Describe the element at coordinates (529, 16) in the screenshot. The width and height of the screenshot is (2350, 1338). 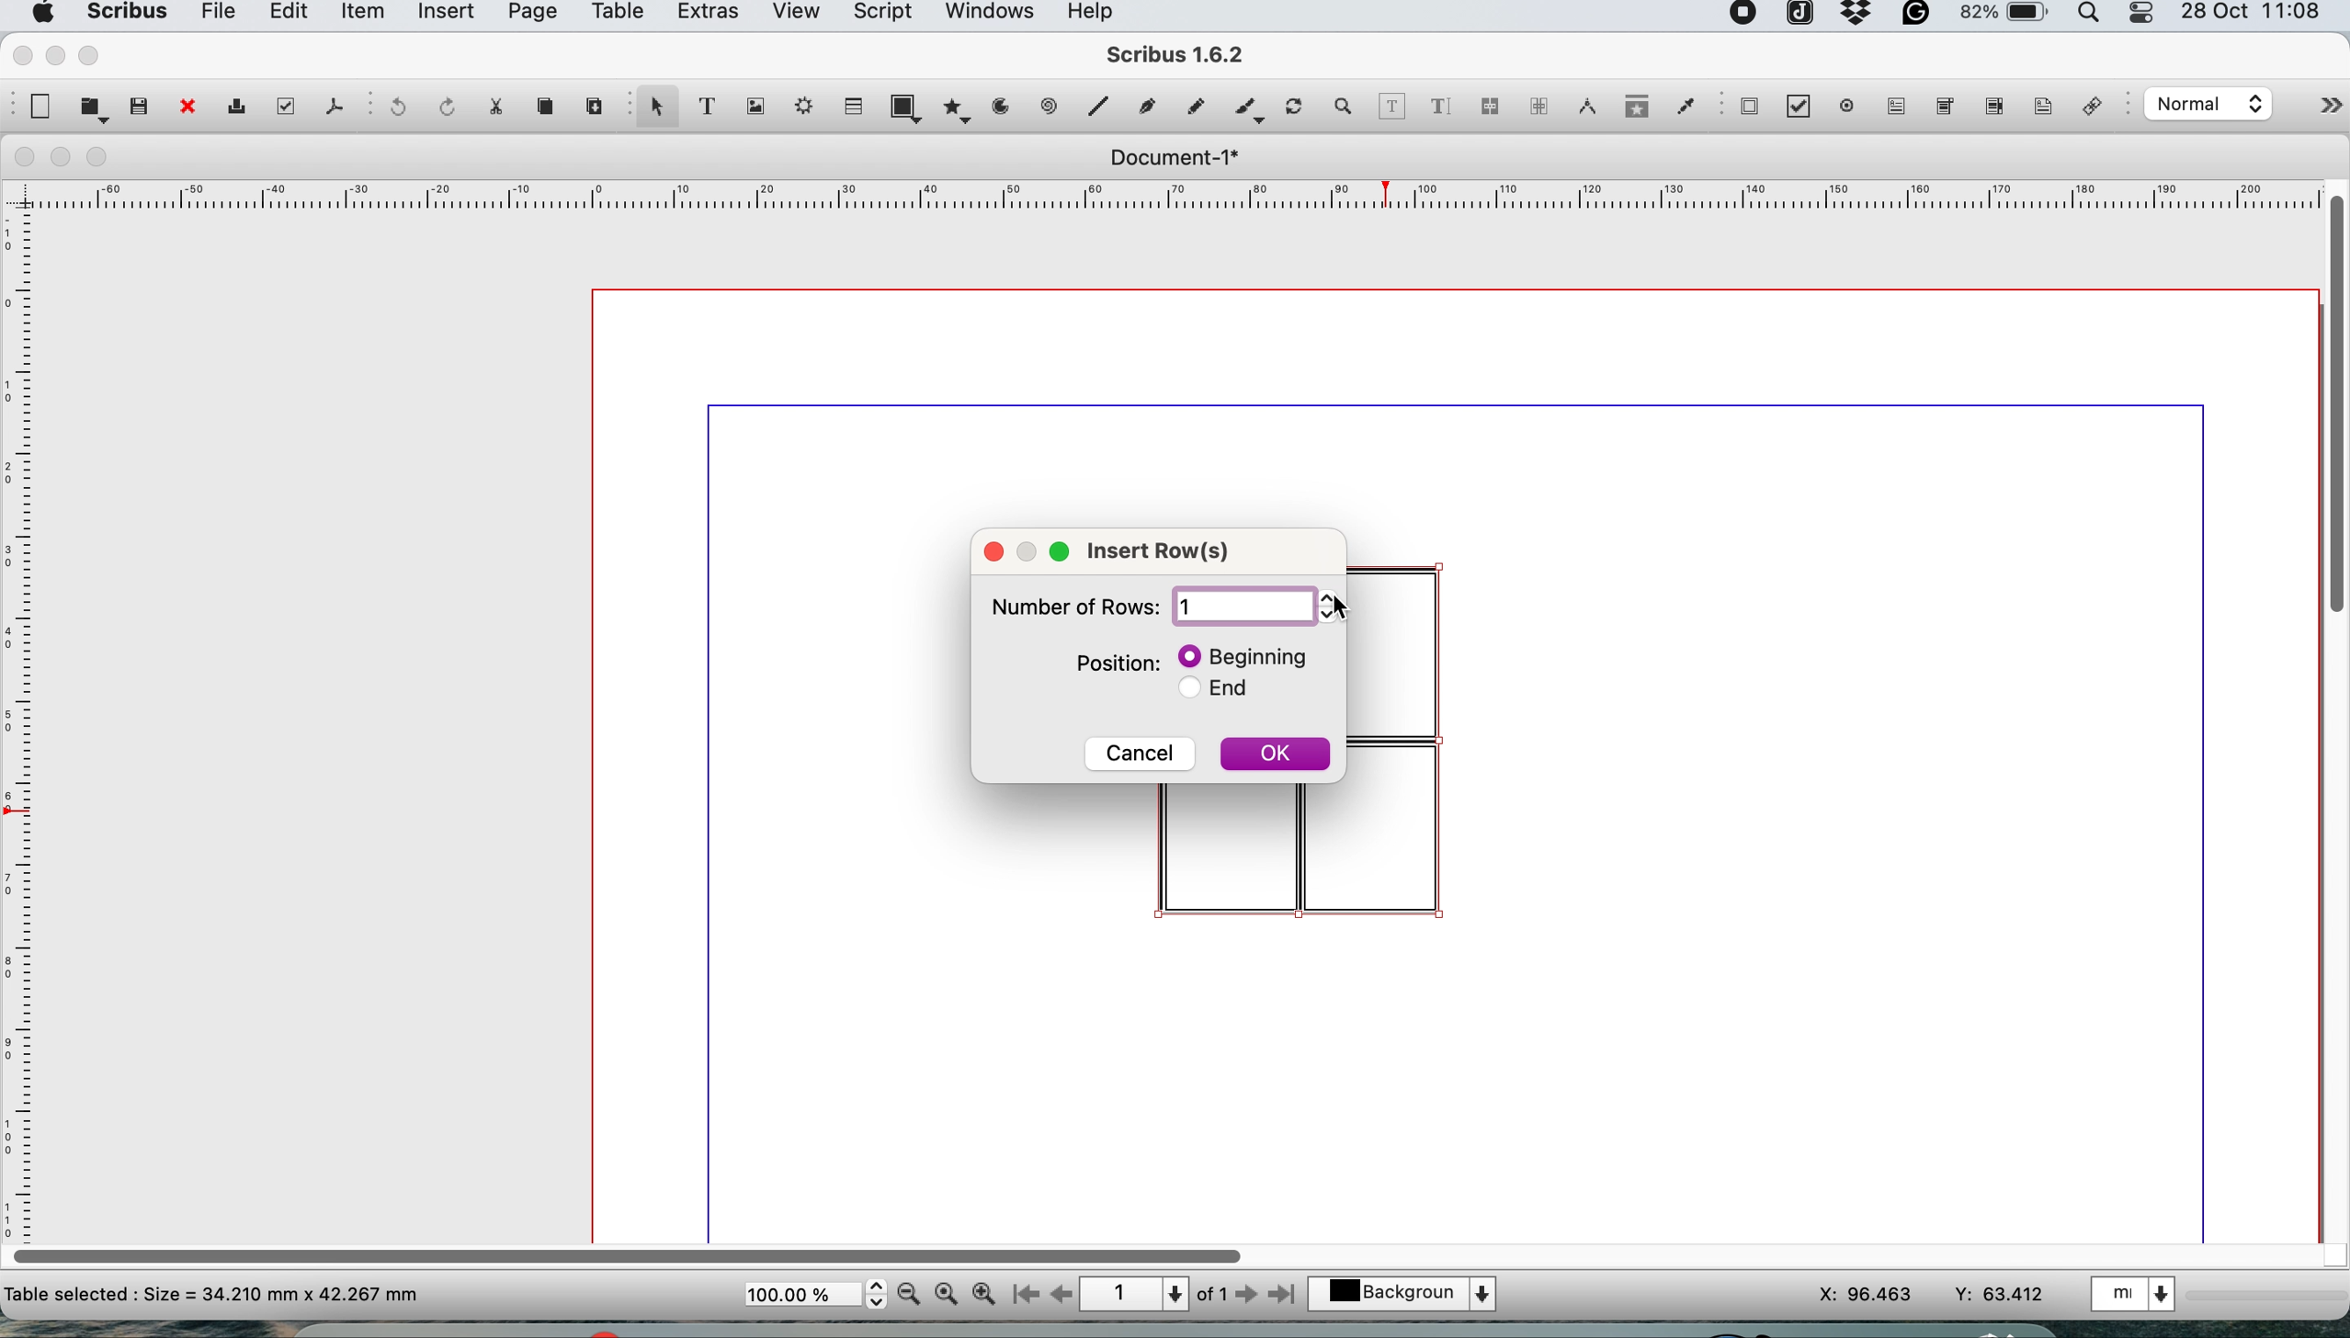
I see `page` at that location.